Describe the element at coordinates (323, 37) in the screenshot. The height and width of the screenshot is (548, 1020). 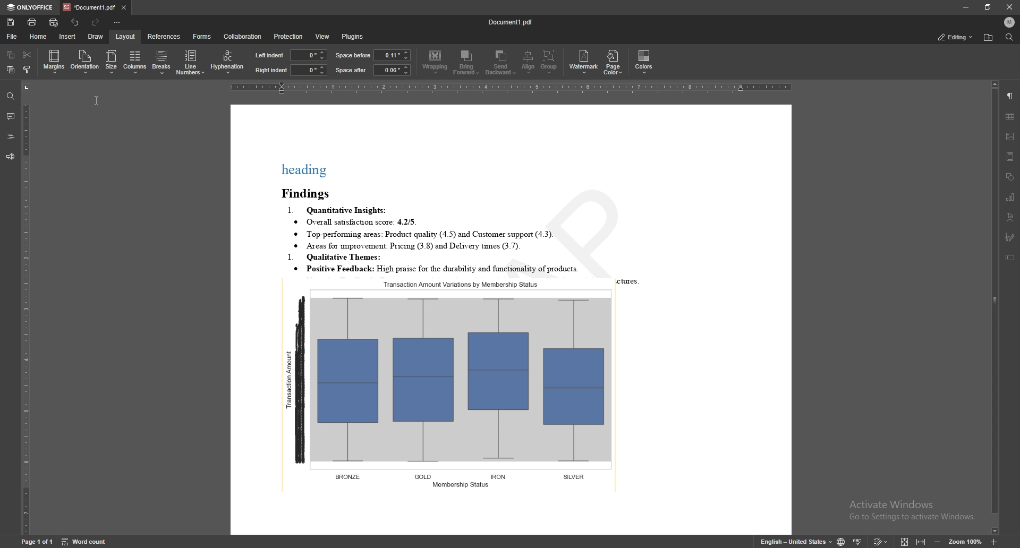
I see `view` at that location.